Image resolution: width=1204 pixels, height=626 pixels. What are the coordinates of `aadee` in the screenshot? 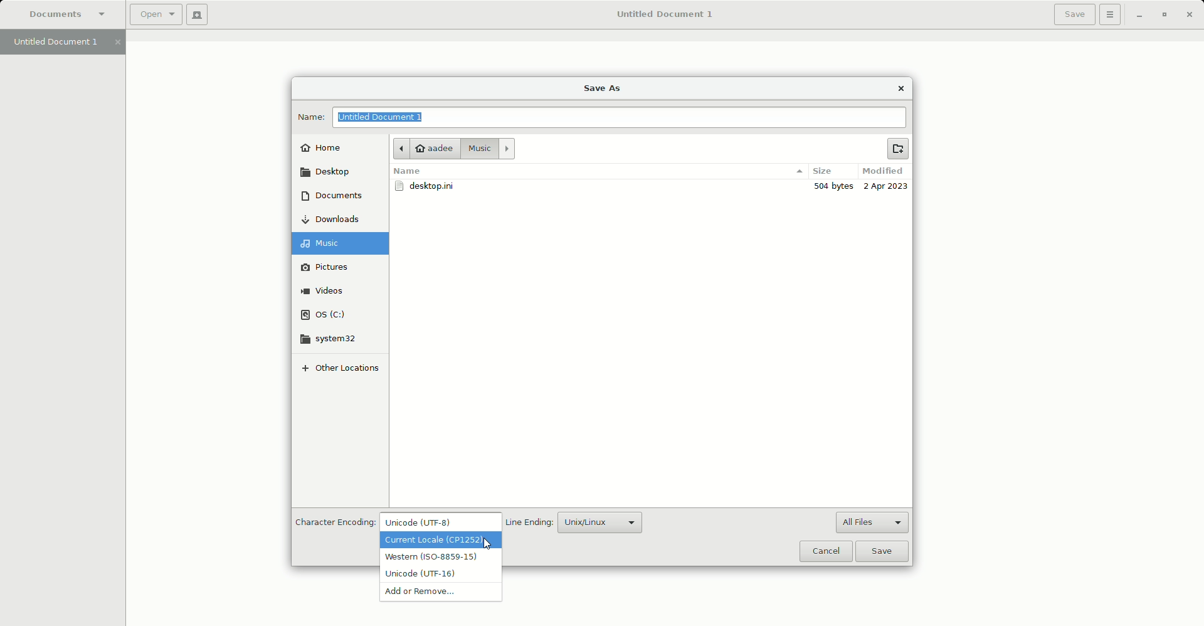 It's located at (426, 147).